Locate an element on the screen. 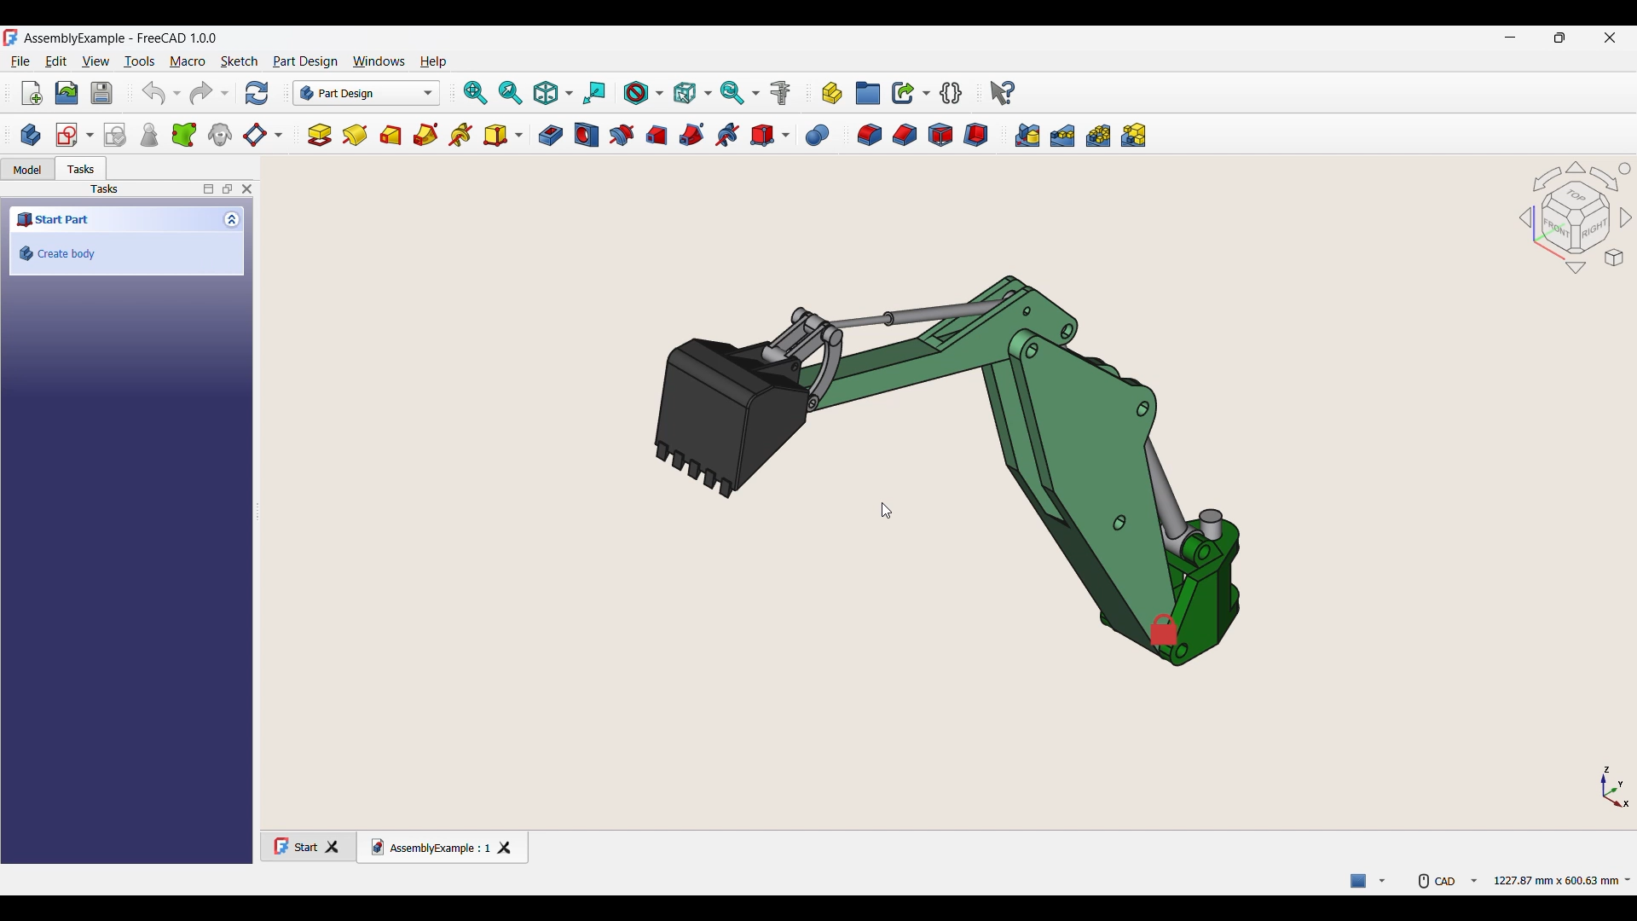 The width and height of the screenshot is (1637, 921). Redo is located at coordinates (210, 93).